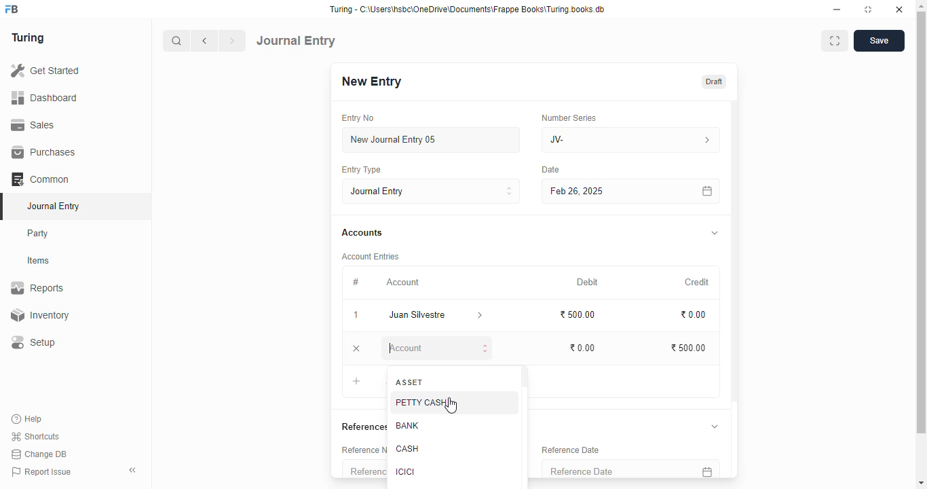  I want to click on entry type, so click(360, 170).